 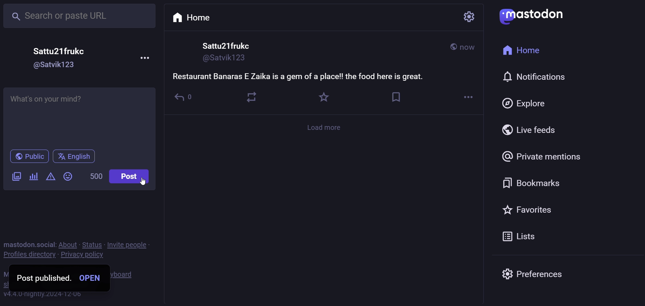 What do you see at coordinates (95, 177) in the screenshot?
I see `word limit` at bounding box center [95, 177].